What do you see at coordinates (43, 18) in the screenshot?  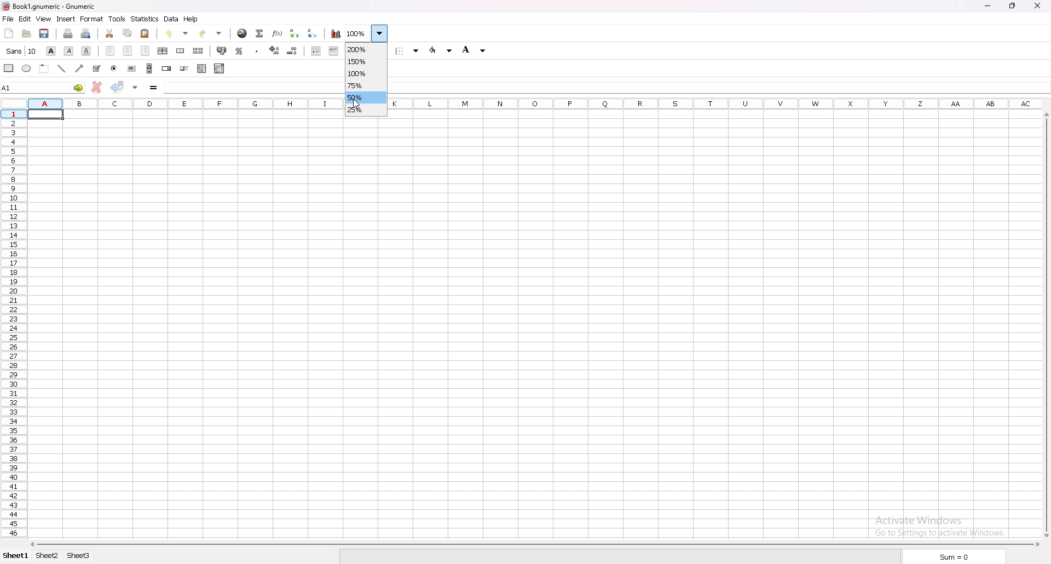 I see `view` at bounding box center [43, 18].